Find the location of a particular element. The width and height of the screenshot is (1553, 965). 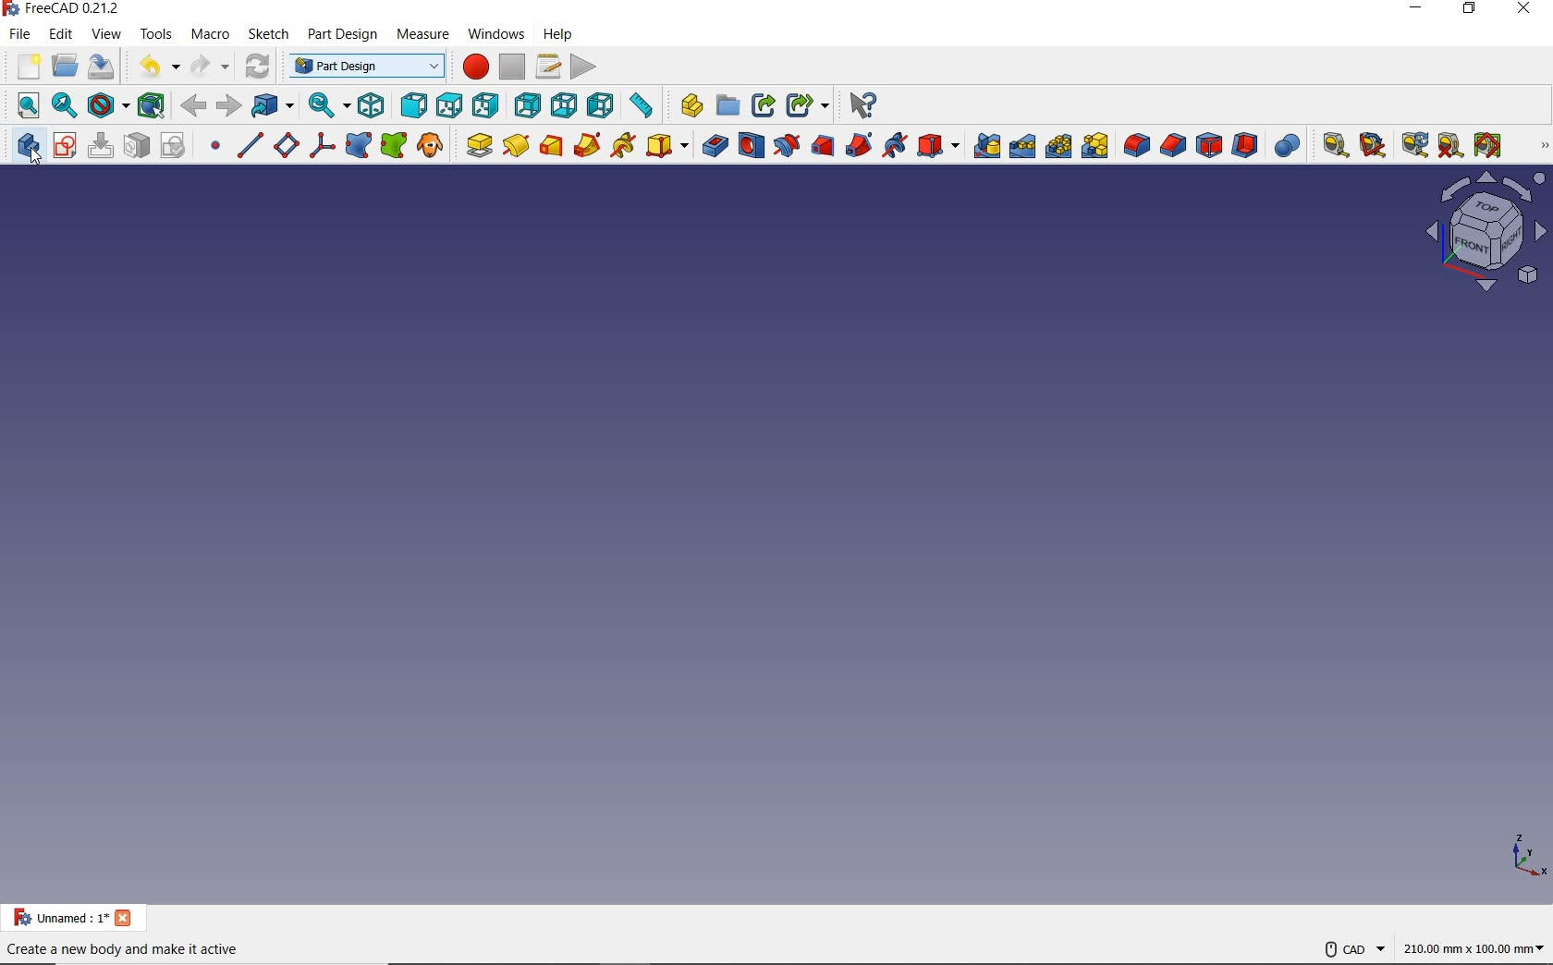

REVOLUTION is located at coordinates (516, 144).